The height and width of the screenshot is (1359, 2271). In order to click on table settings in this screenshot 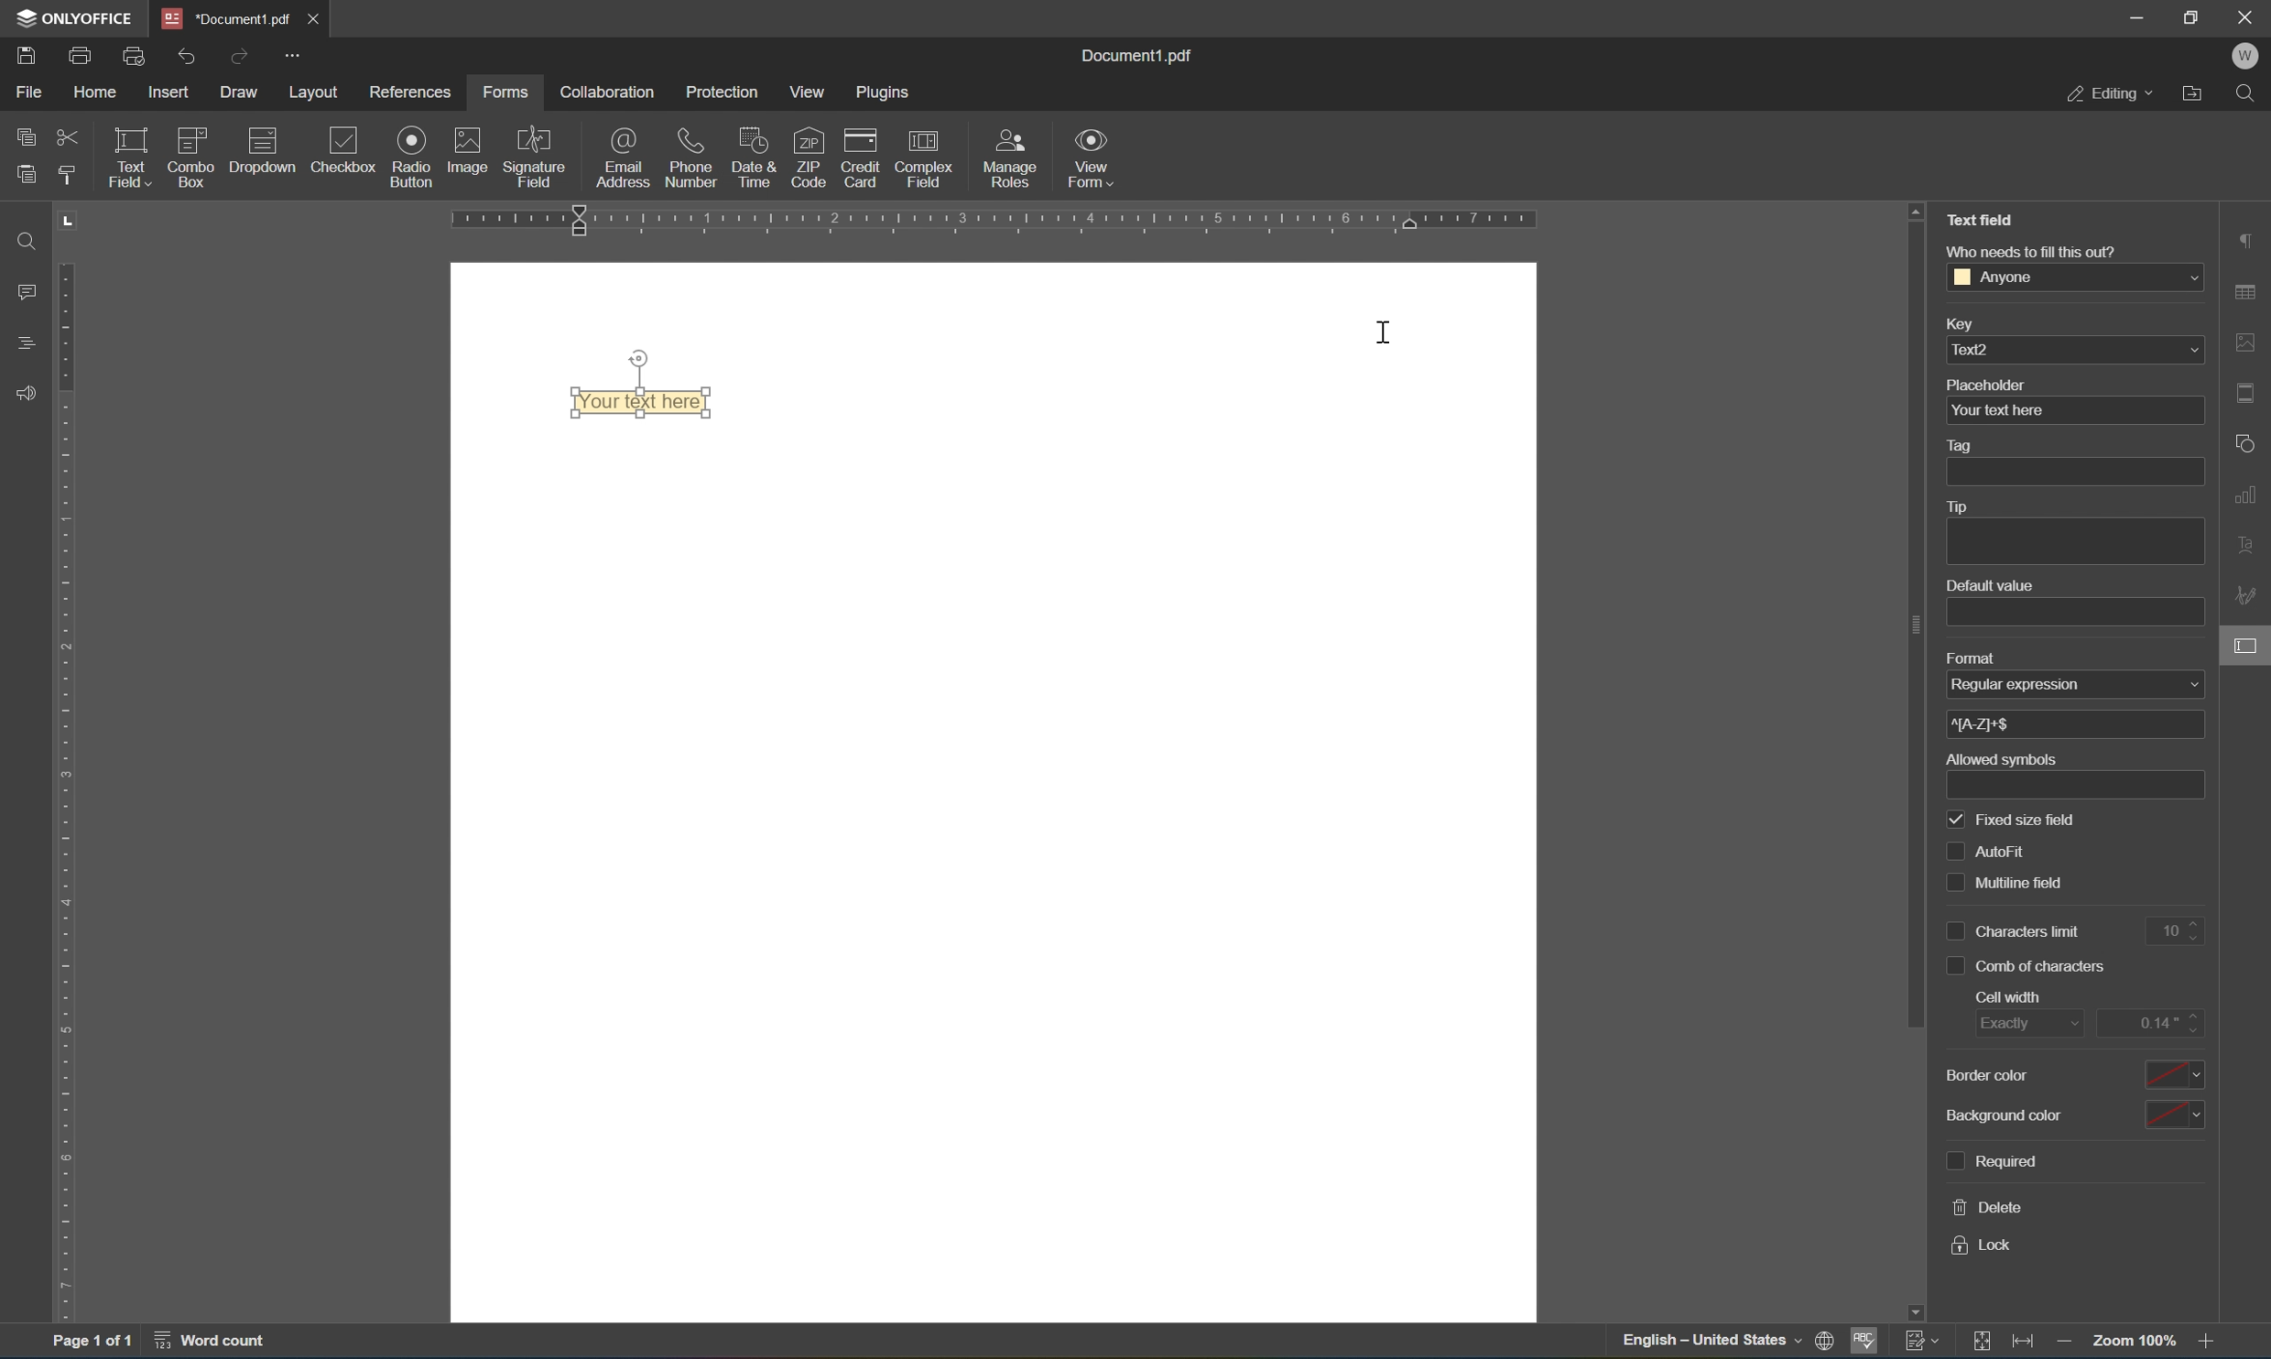, I will do `click(2248, 290)`.